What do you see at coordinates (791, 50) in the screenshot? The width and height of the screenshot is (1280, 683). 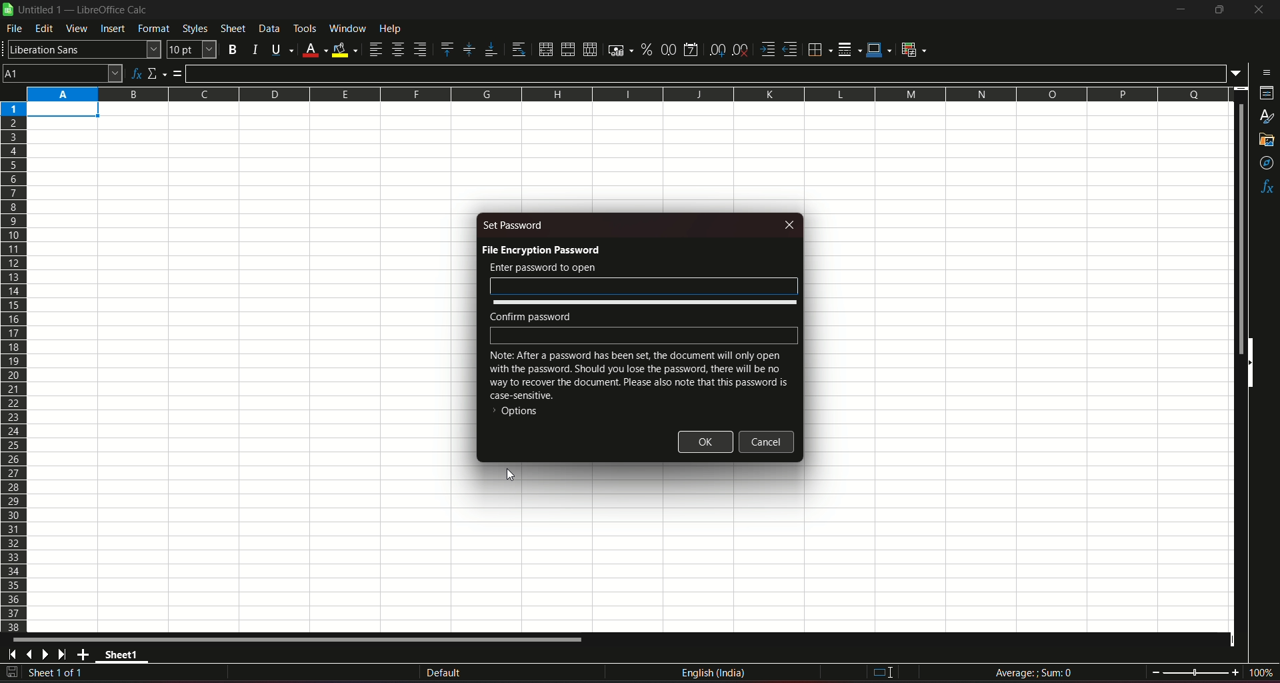 I see `decrease indent` at bounding box center [791, 50].